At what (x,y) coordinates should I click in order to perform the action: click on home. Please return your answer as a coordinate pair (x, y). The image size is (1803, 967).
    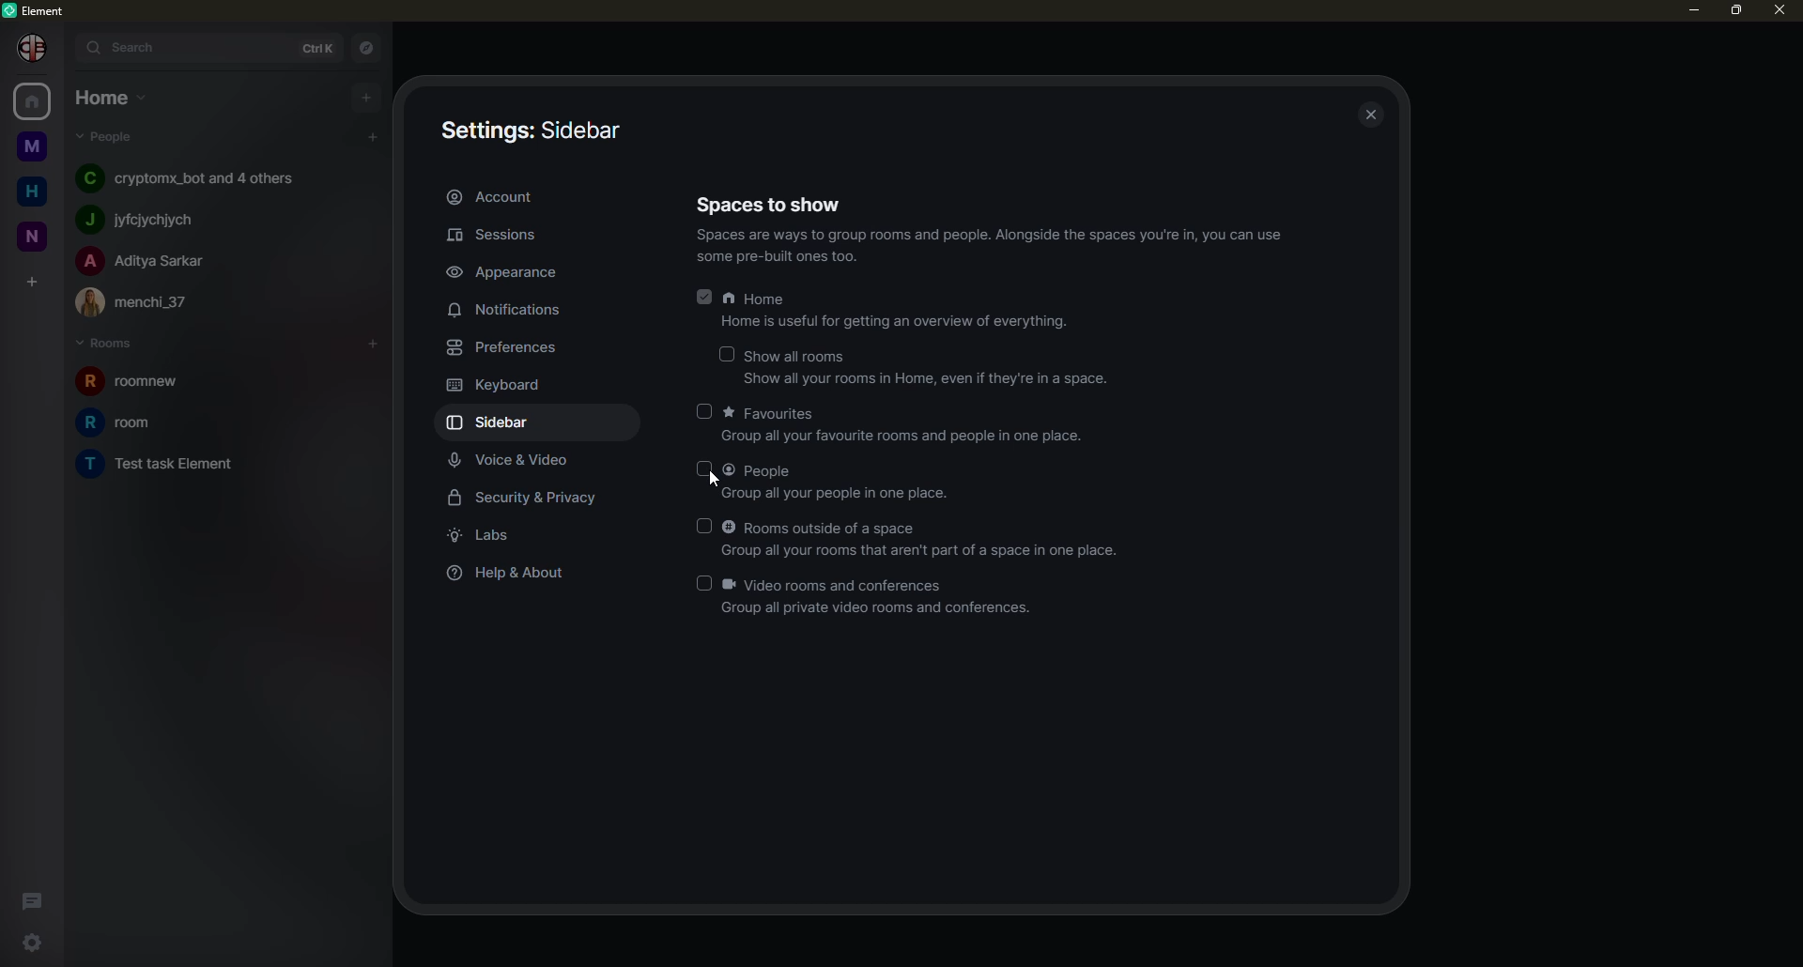
    Looking at the image, I should click on (900, 311).